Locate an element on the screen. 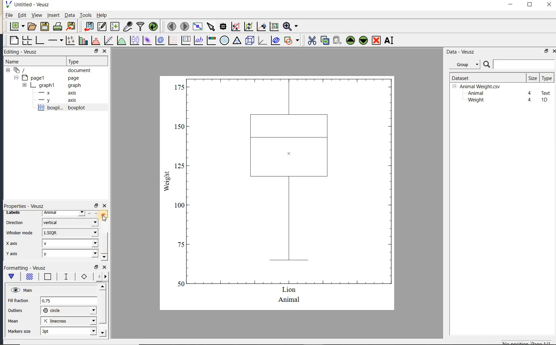 This screenshot has width=556, height=345. Editing - Veusz is located at coordinates (24, 52).